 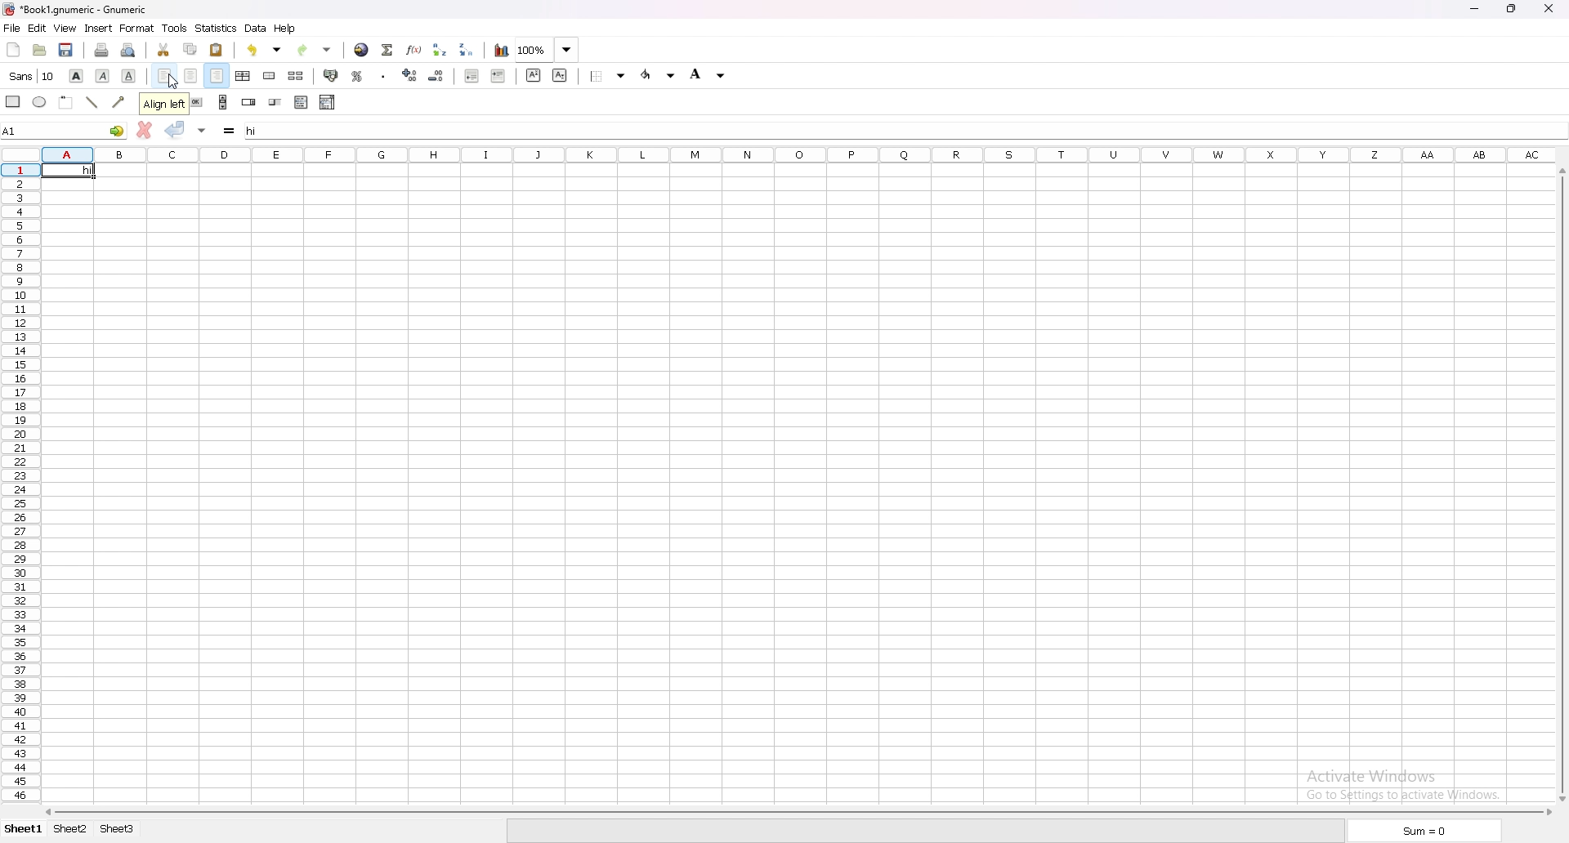 What do you see at coordinates (65, 29) in the screenshot?
I see `view` at bounding box center [65, 29].